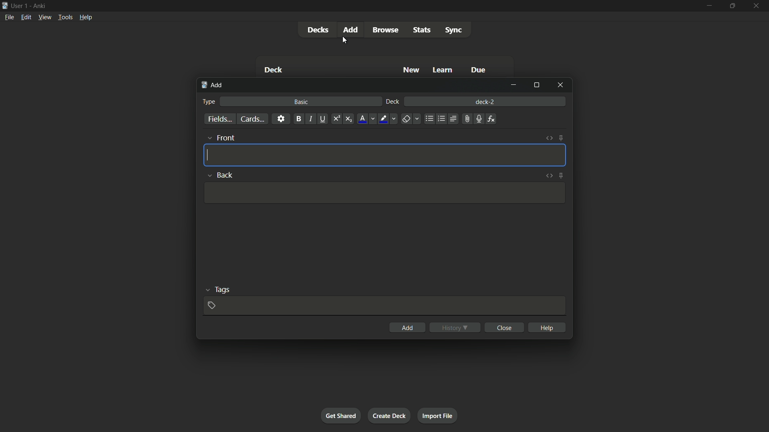  What do you see at coordinates (220, 119) in the screenshot?
I see `fields` at bounding box center [220, 119].